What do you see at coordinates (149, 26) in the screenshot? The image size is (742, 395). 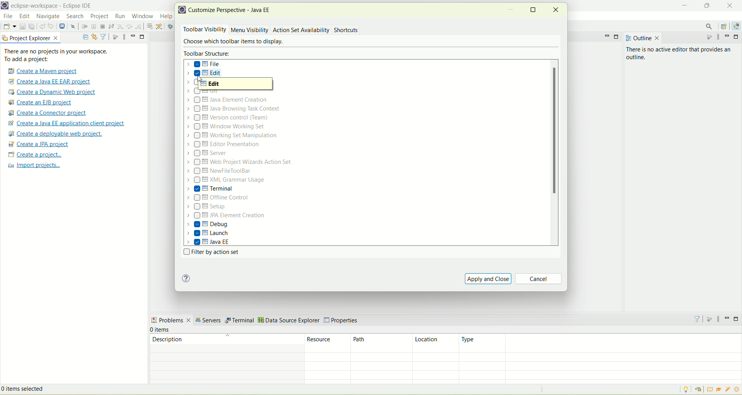 I see `drop to frame` at bounding box center [149, 26].